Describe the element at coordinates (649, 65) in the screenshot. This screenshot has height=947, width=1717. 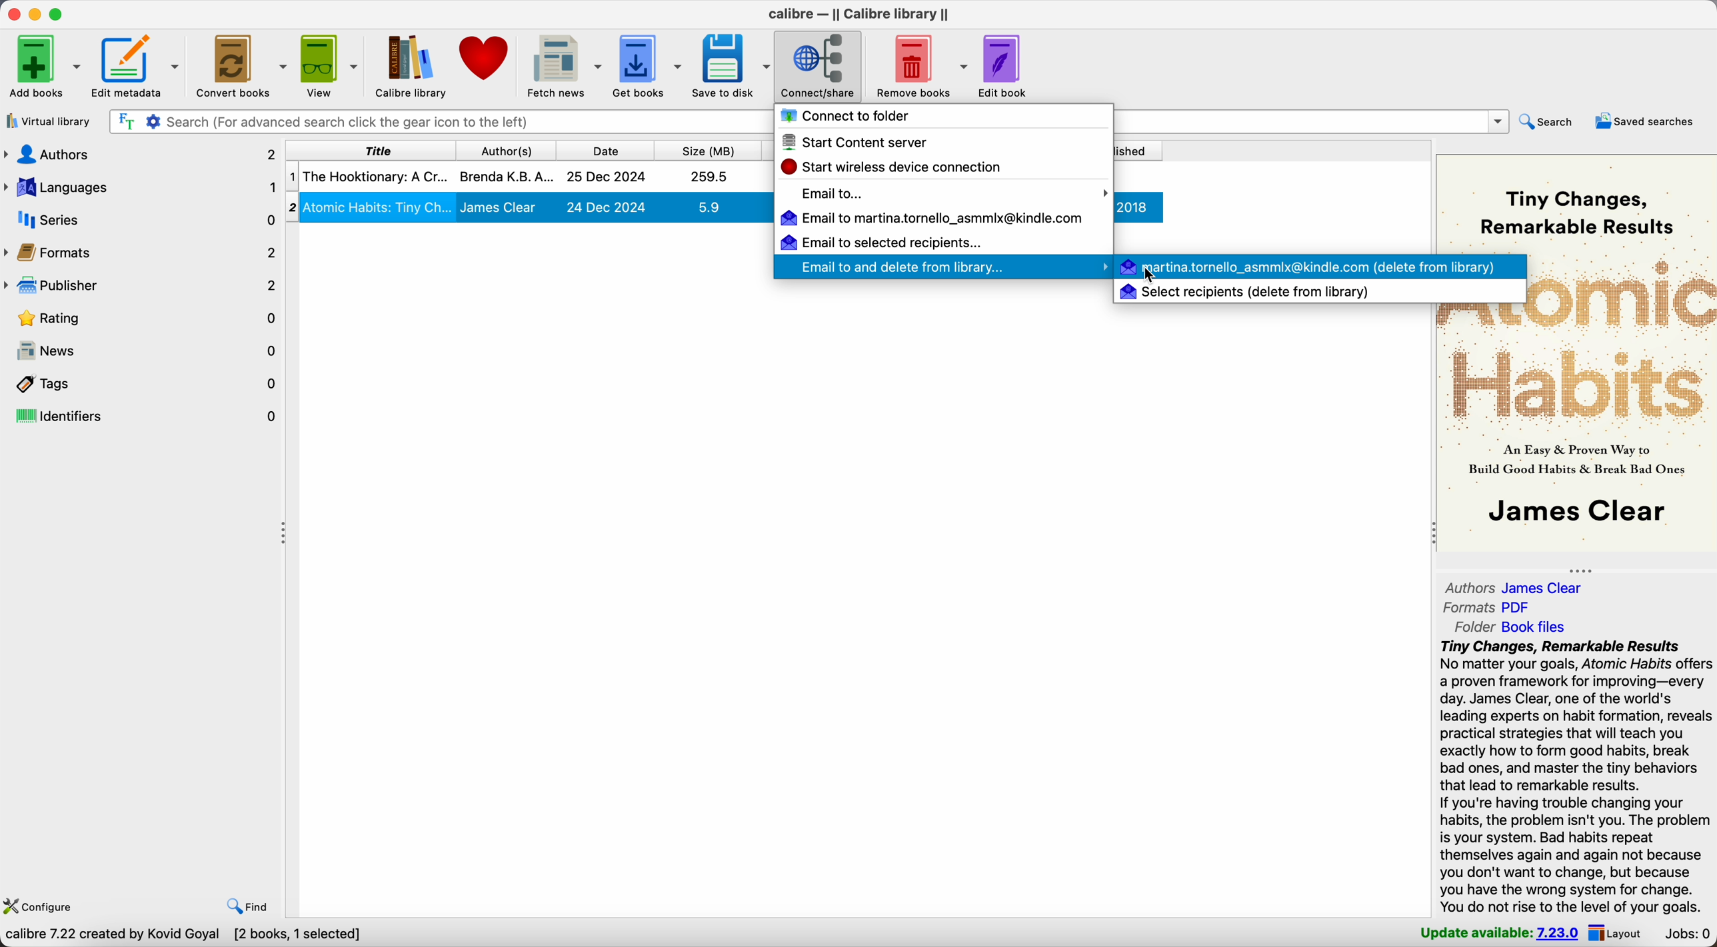
I see `get books` at that location.